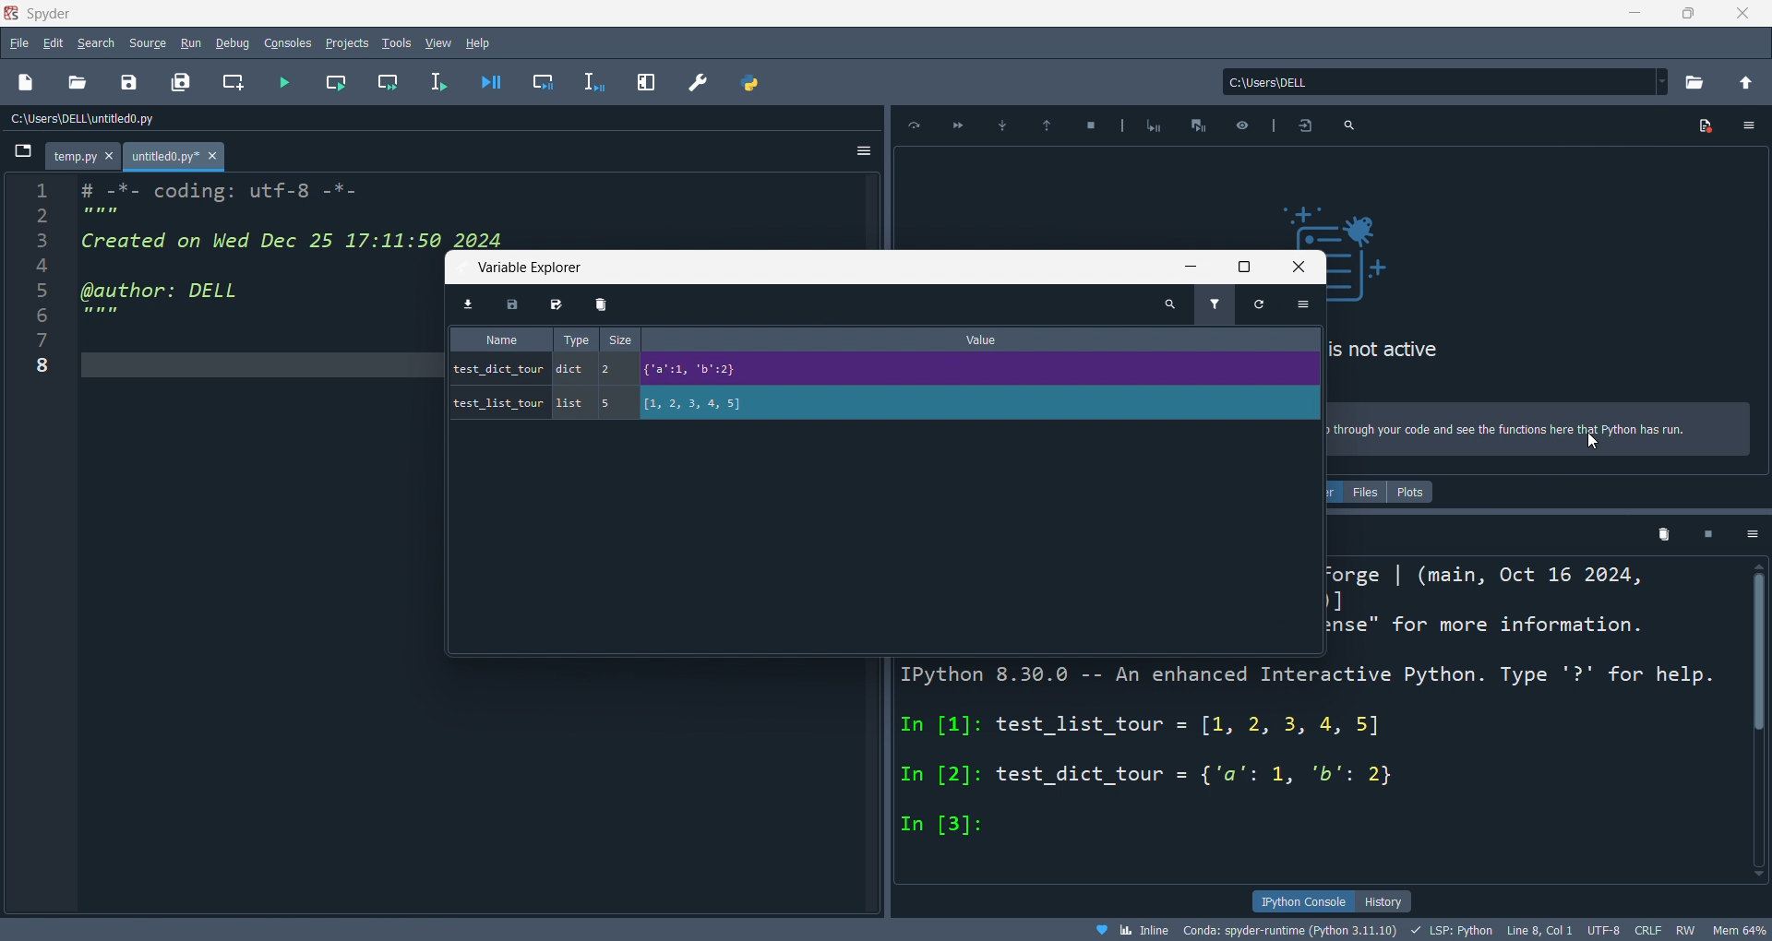 This screenshot has height=941, width=1772. Describe the element at coordinates (1001, 128) in the screenshot. I see `icon` at that location.